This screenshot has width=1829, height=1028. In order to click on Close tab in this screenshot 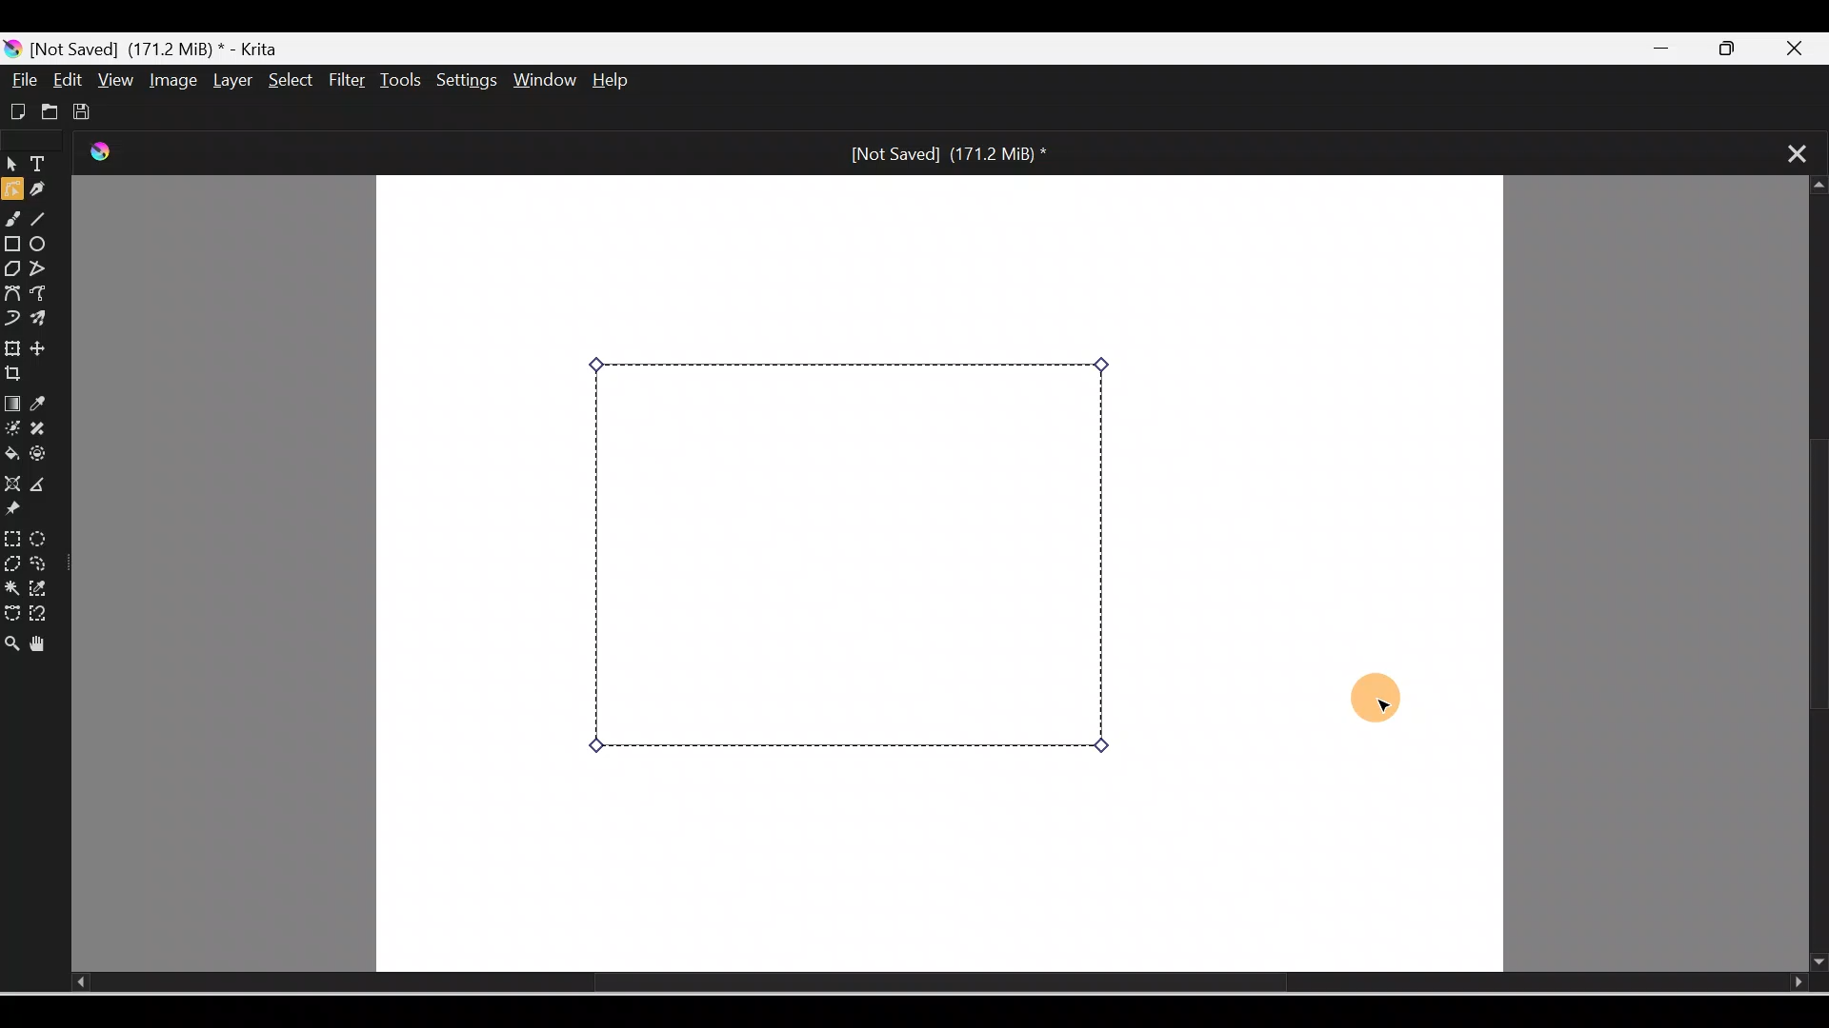, I will do `click(1787, 151)`.